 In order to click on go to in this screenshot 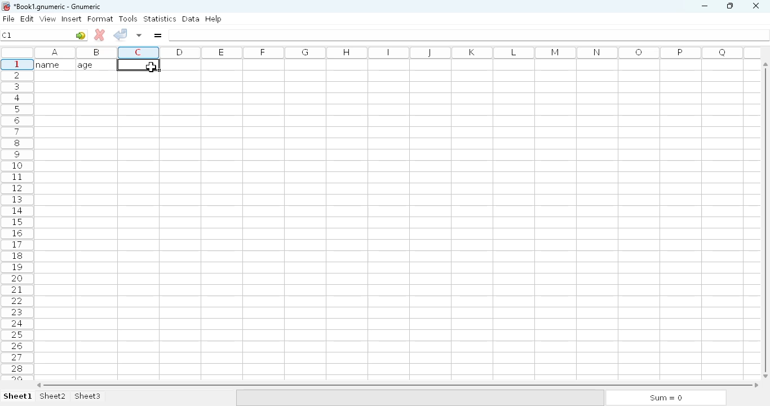, I will do `click(81, 35)`.